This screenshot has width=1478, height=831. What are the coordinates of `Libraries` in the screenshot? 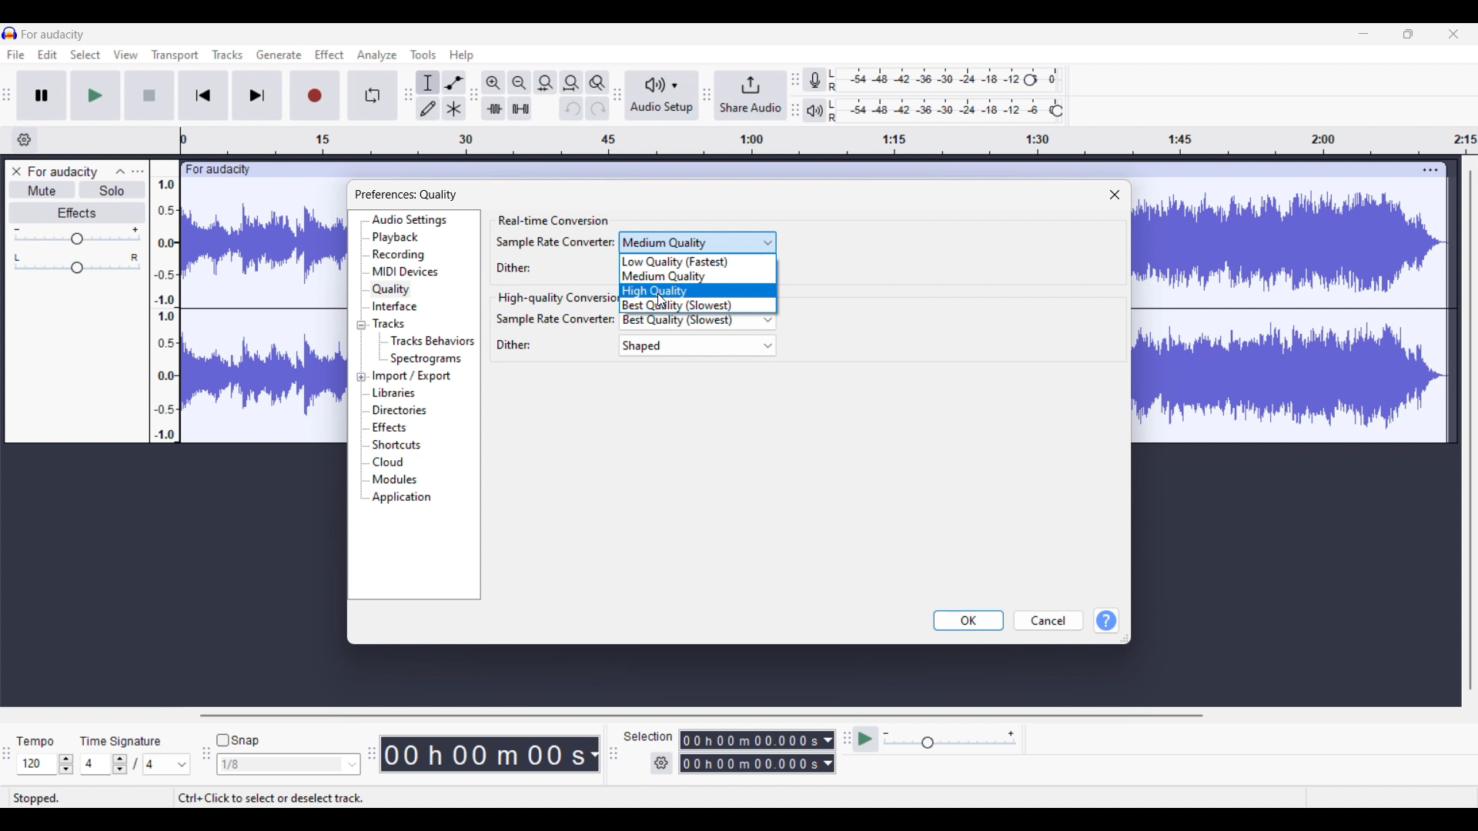 It's located at (395, 393).